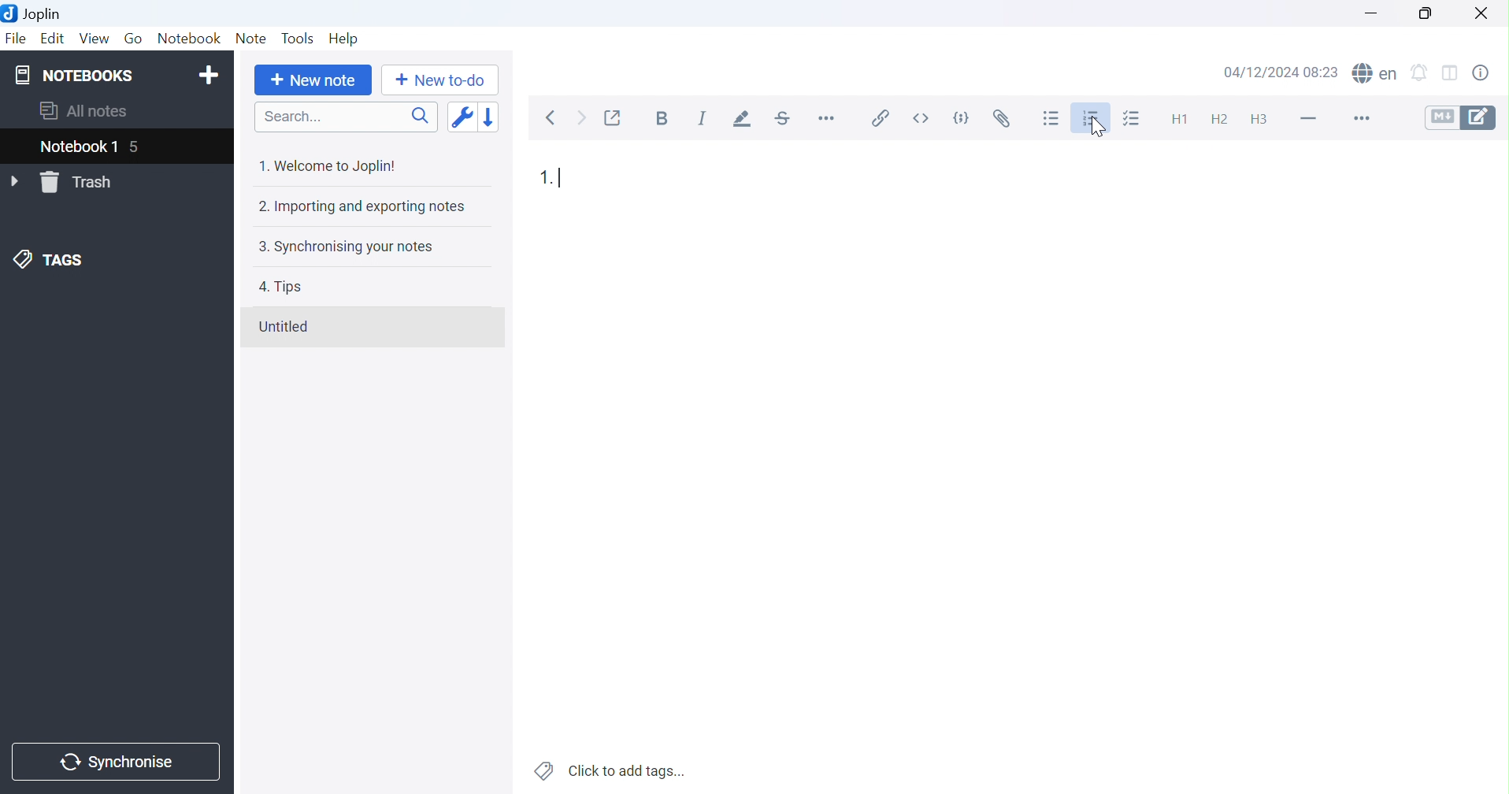  Describe the element at coordinates (283, 327) in the screenshot. I see `Untitled` at that location.